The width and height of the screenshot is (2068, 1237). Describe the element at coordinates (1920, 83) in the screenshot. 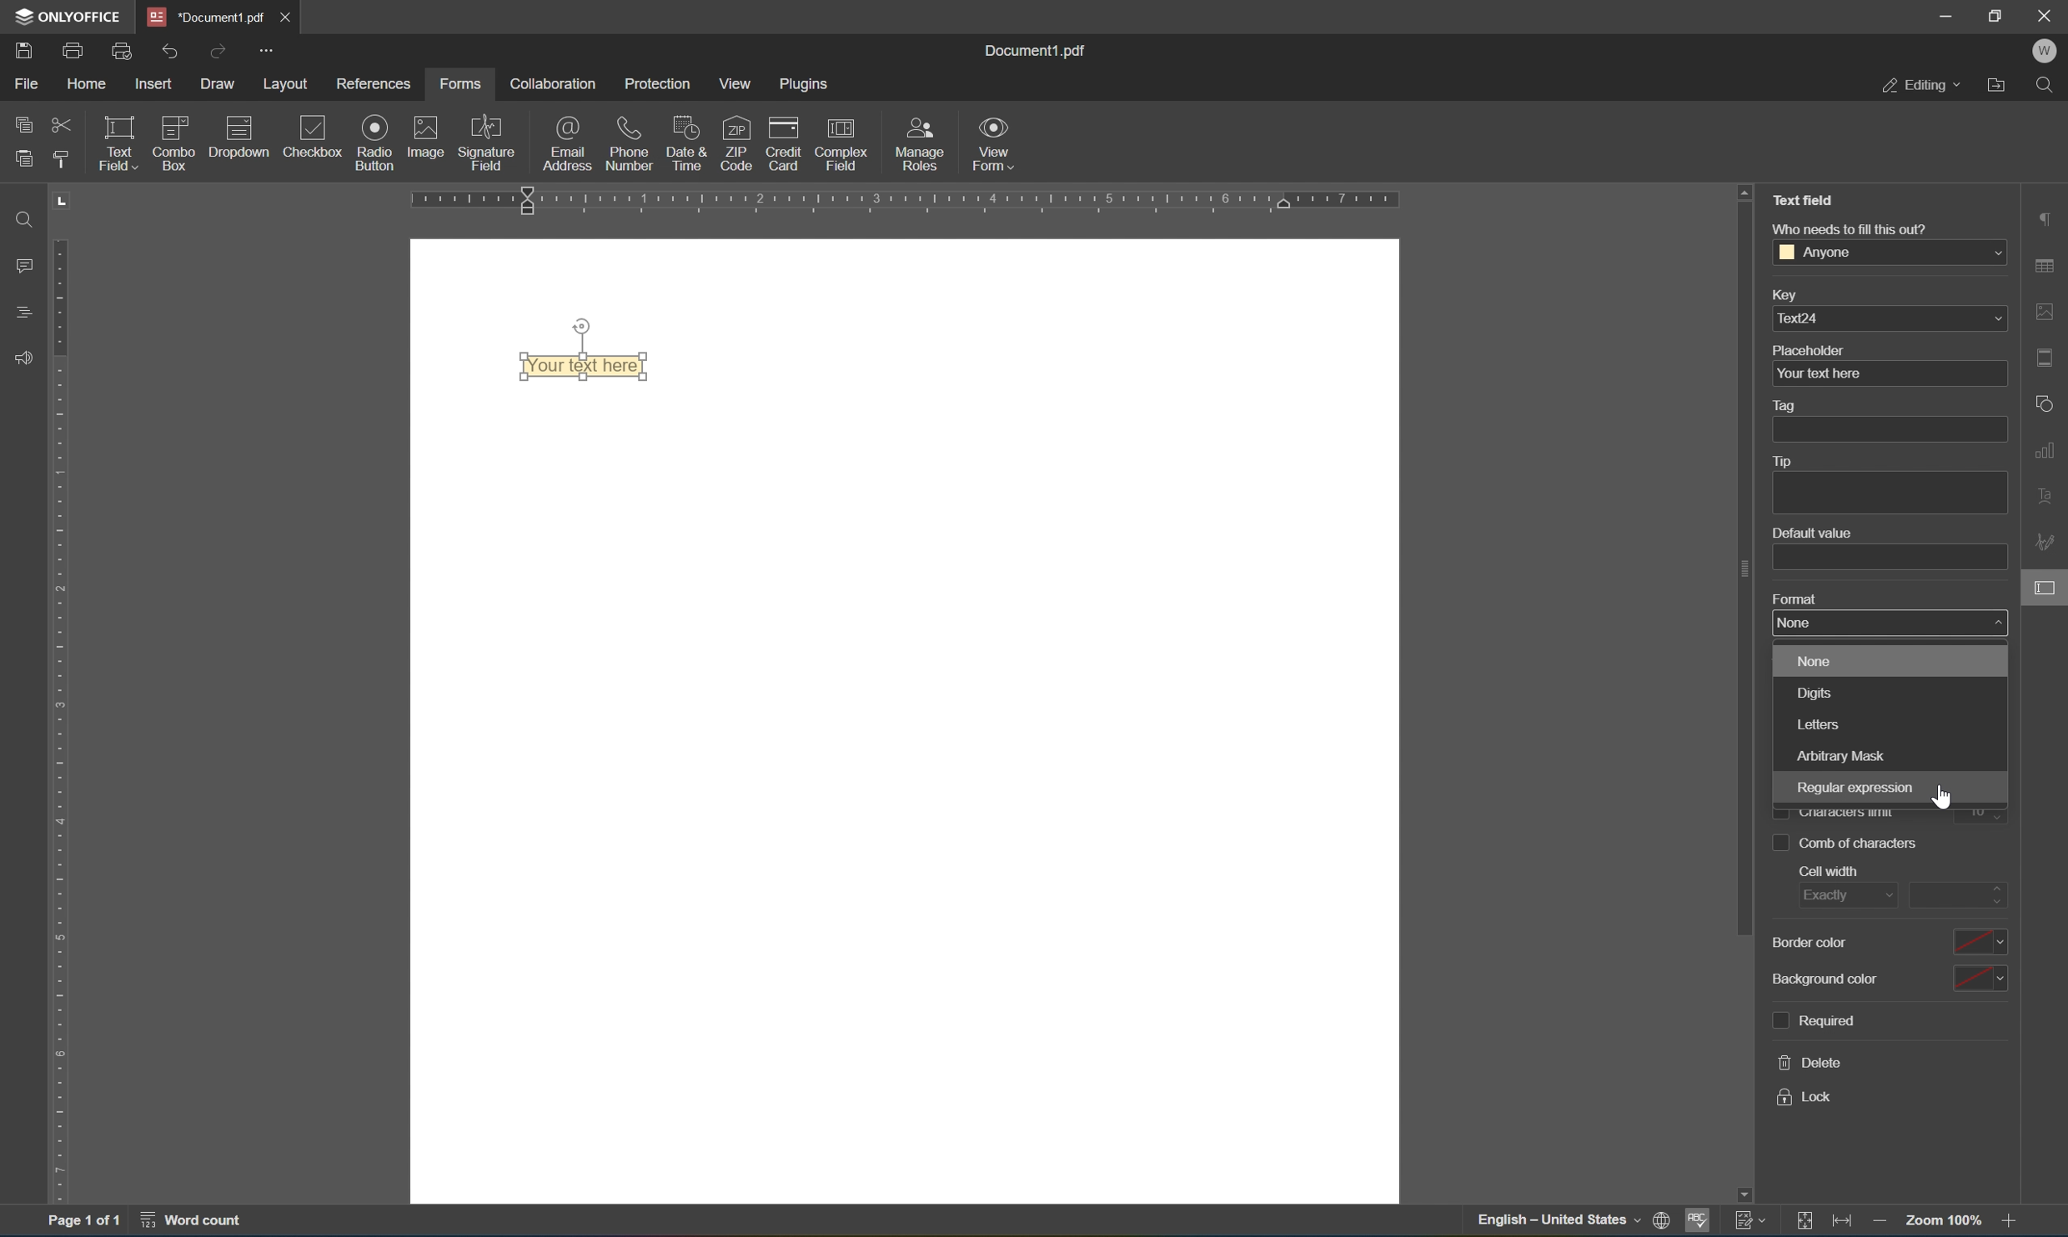

I see `editing` at that location.